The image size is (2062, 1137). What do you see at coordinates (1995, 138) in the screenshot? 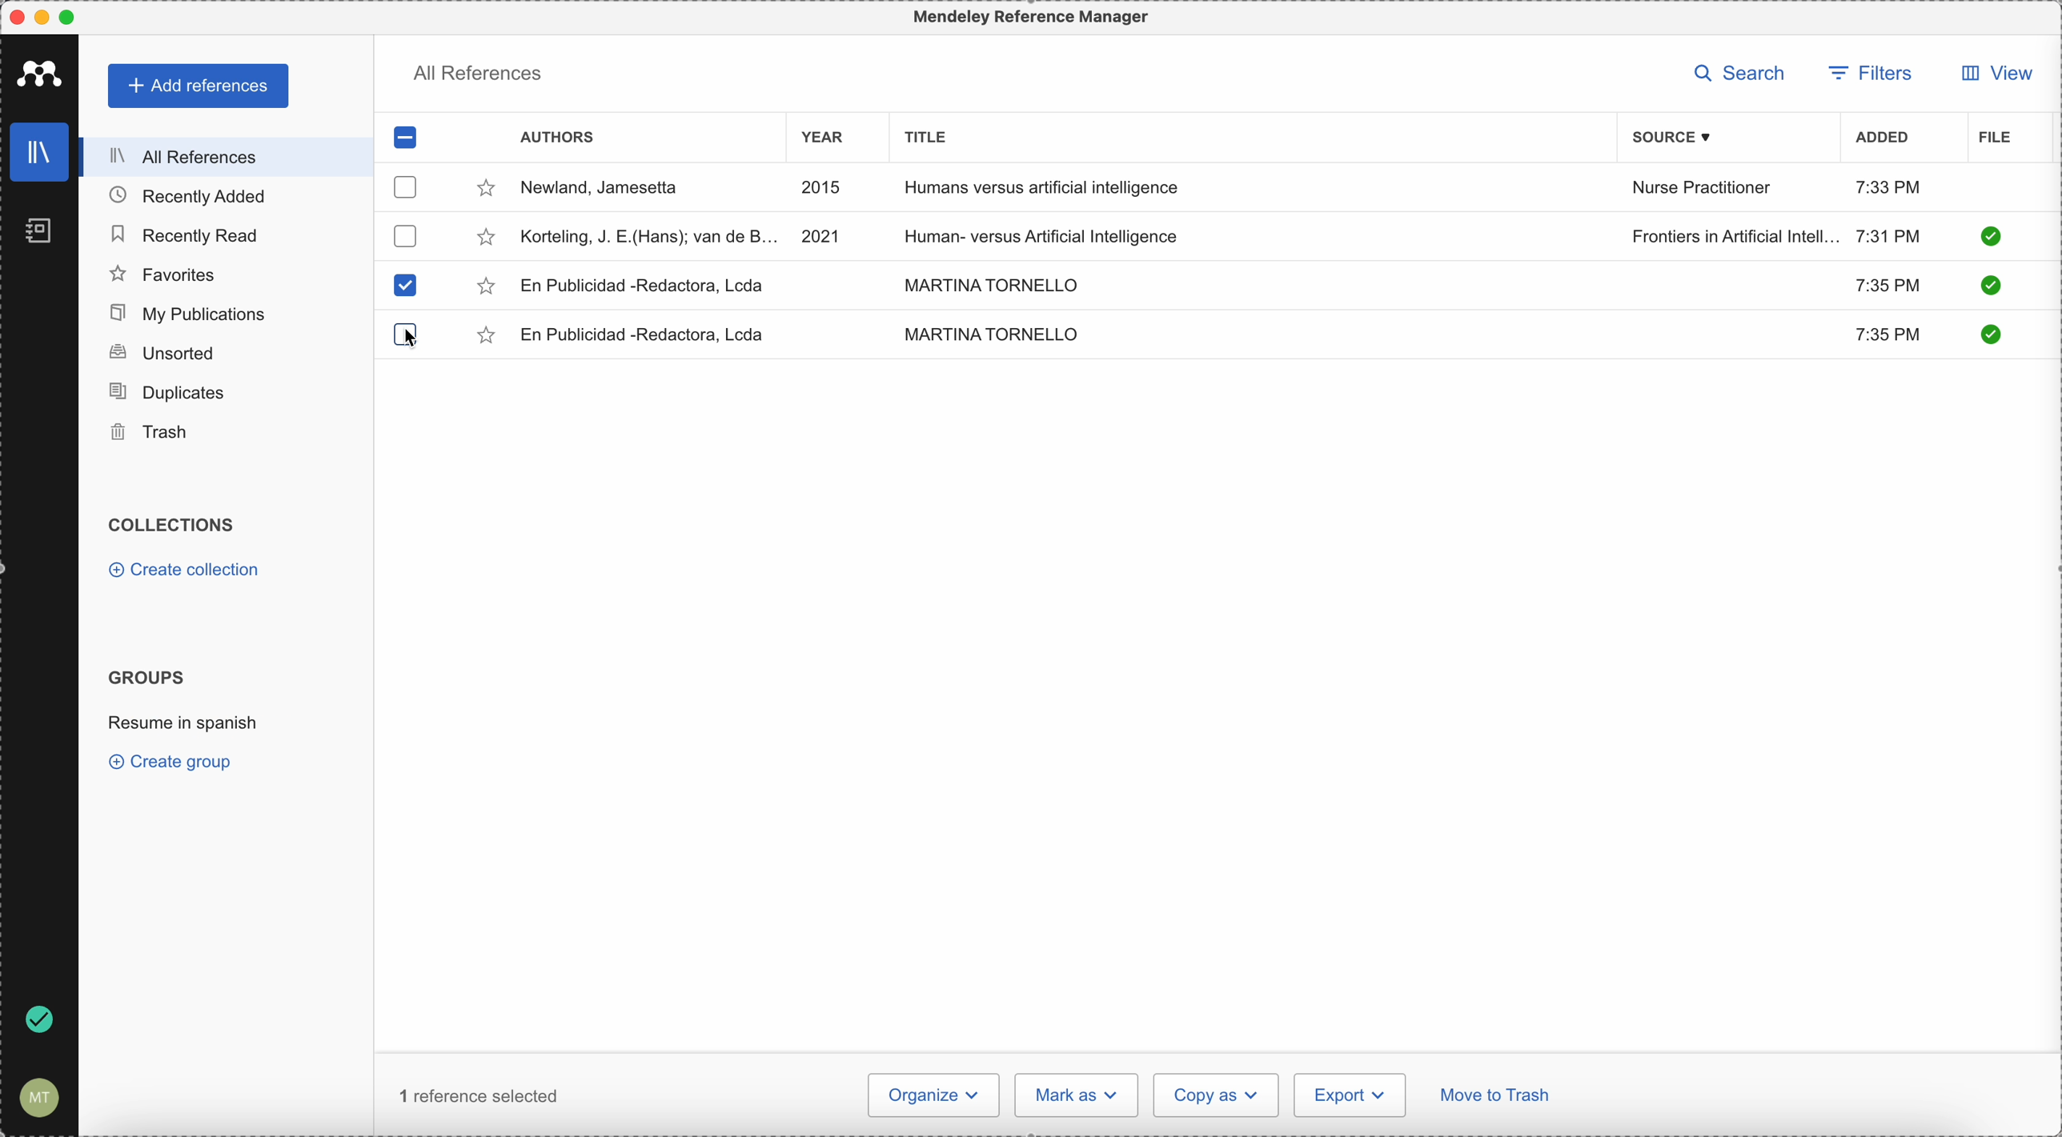
I see `file` at bounding box center [1995, 138].